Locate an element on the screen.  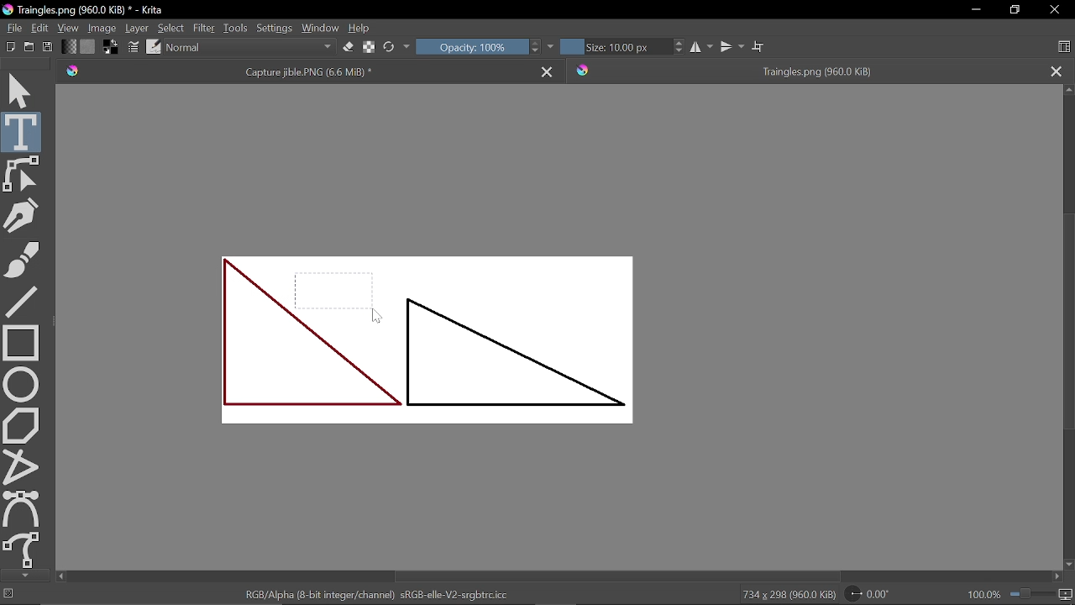
Foreground color is located at coordinates (112, 48).